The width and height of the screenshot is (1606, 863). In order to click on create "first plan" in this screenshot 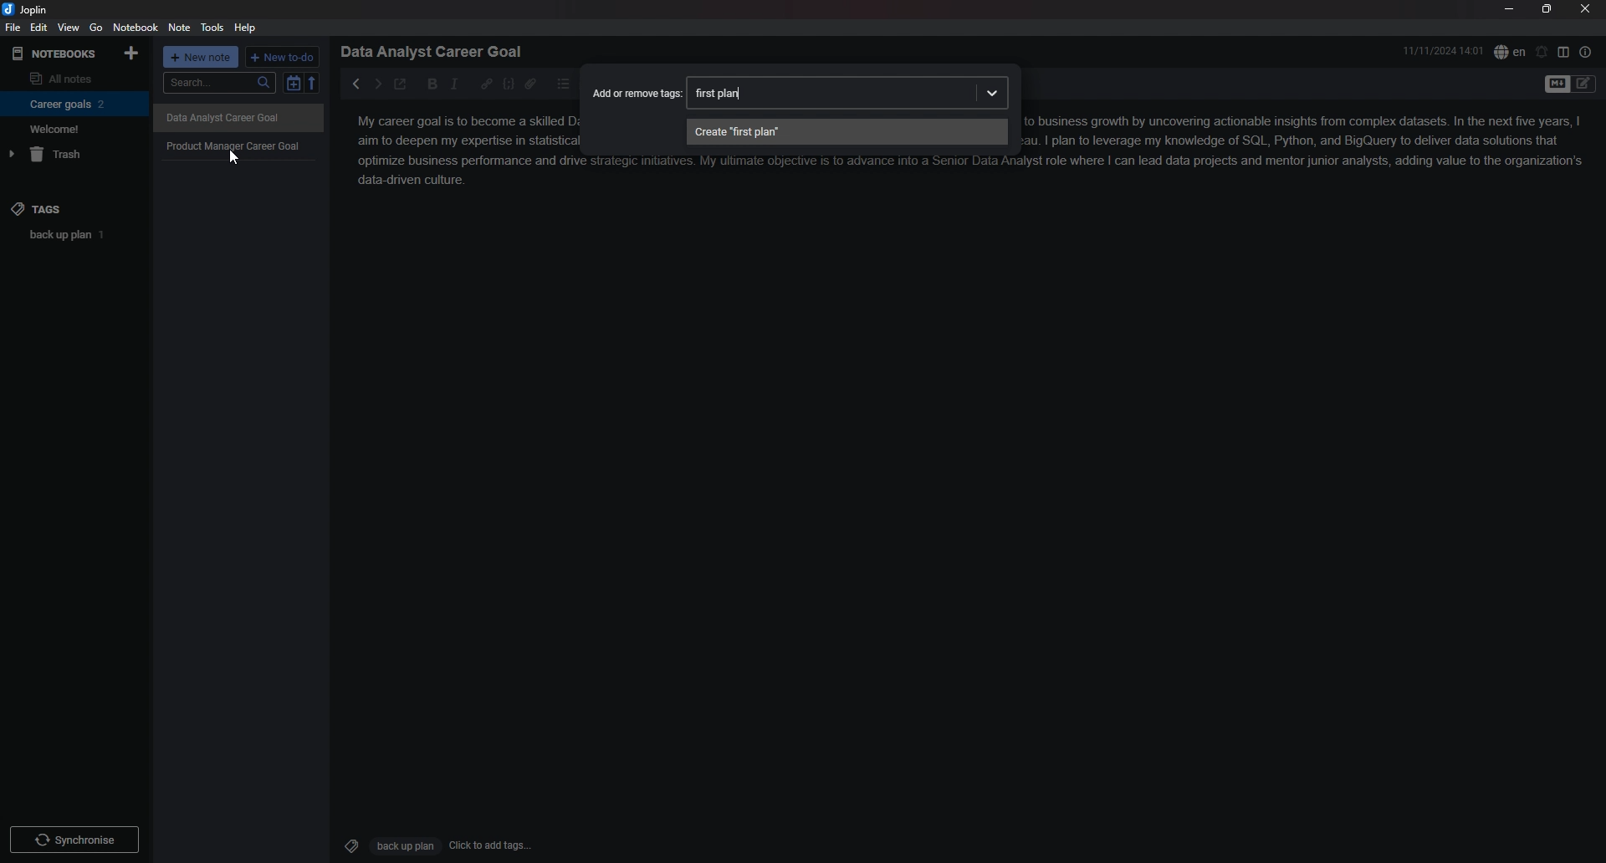, I will do `click(848, 130)`.